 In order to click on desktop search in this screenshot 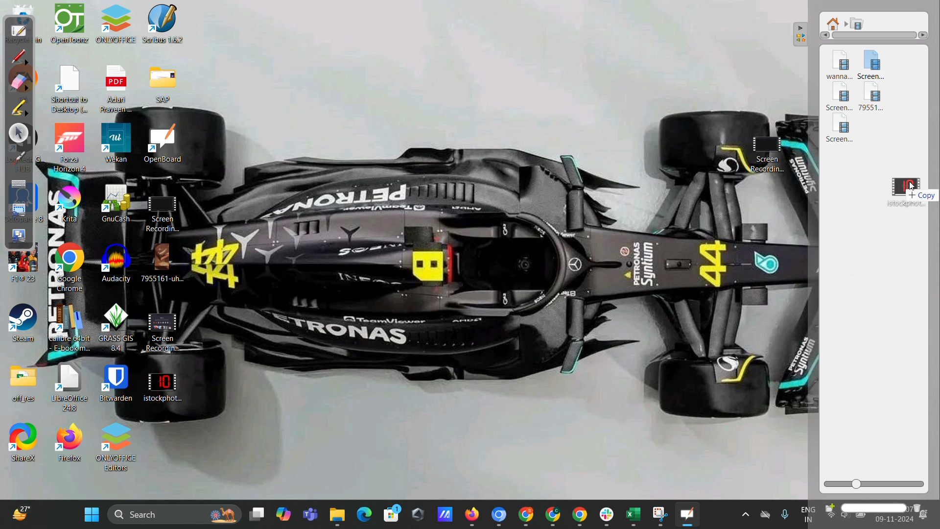, I will do `click(175, 514)`.